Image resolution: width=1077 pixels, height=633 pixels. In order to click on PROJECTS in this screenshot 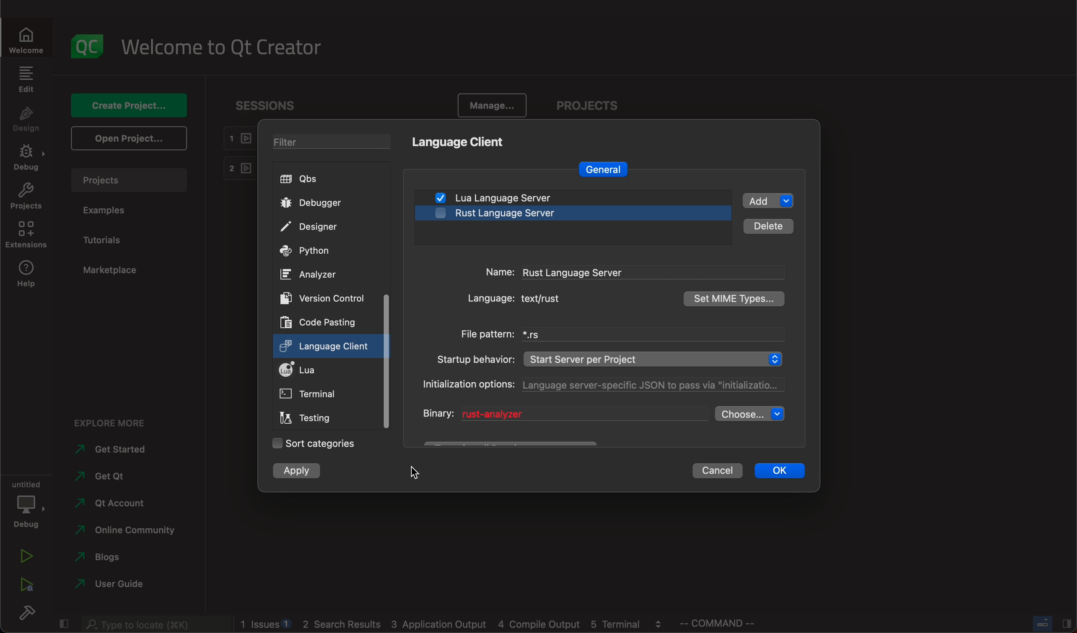, I will do `click(592, 107)`.